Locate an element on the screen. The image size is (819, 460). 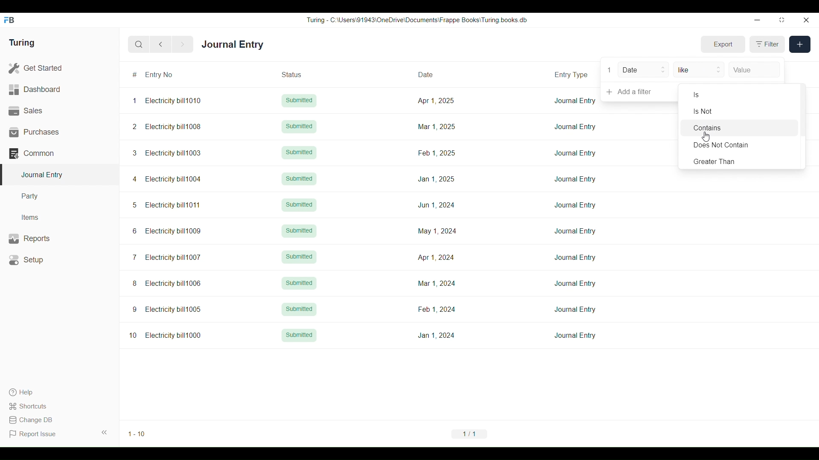
Apr 1, 2025 is located at coordinates (436, 100).